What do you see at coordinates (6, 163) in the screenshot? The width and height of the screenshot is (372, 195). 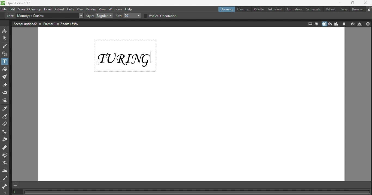 I see `Blender tool` at bounding box center [6, 163].